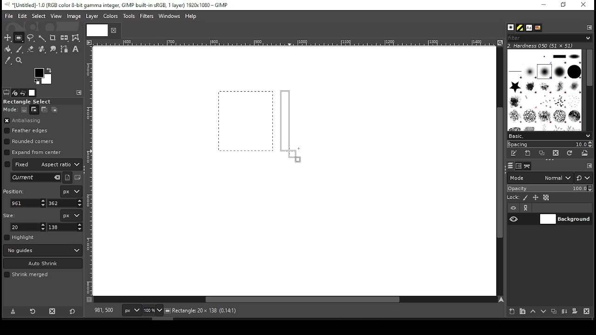 This screenshot has width=596, height=335. What do you see at coordinates (170, 17) in the screenshot?
I see `windows` at bounding box center [170, 17].